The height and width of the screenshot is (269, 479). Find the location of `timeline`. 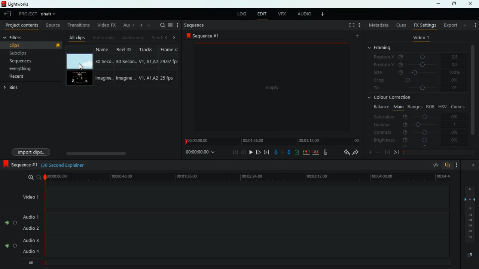

timeline is located at coordinates (271, 141).